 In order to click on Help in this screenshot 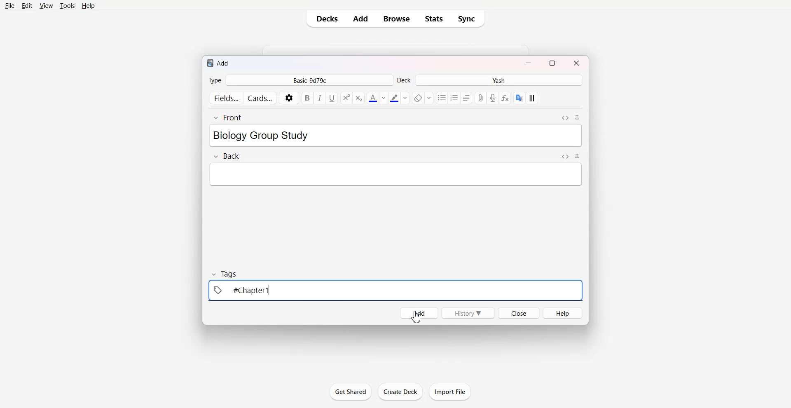, I will do `click(562, 313)`.